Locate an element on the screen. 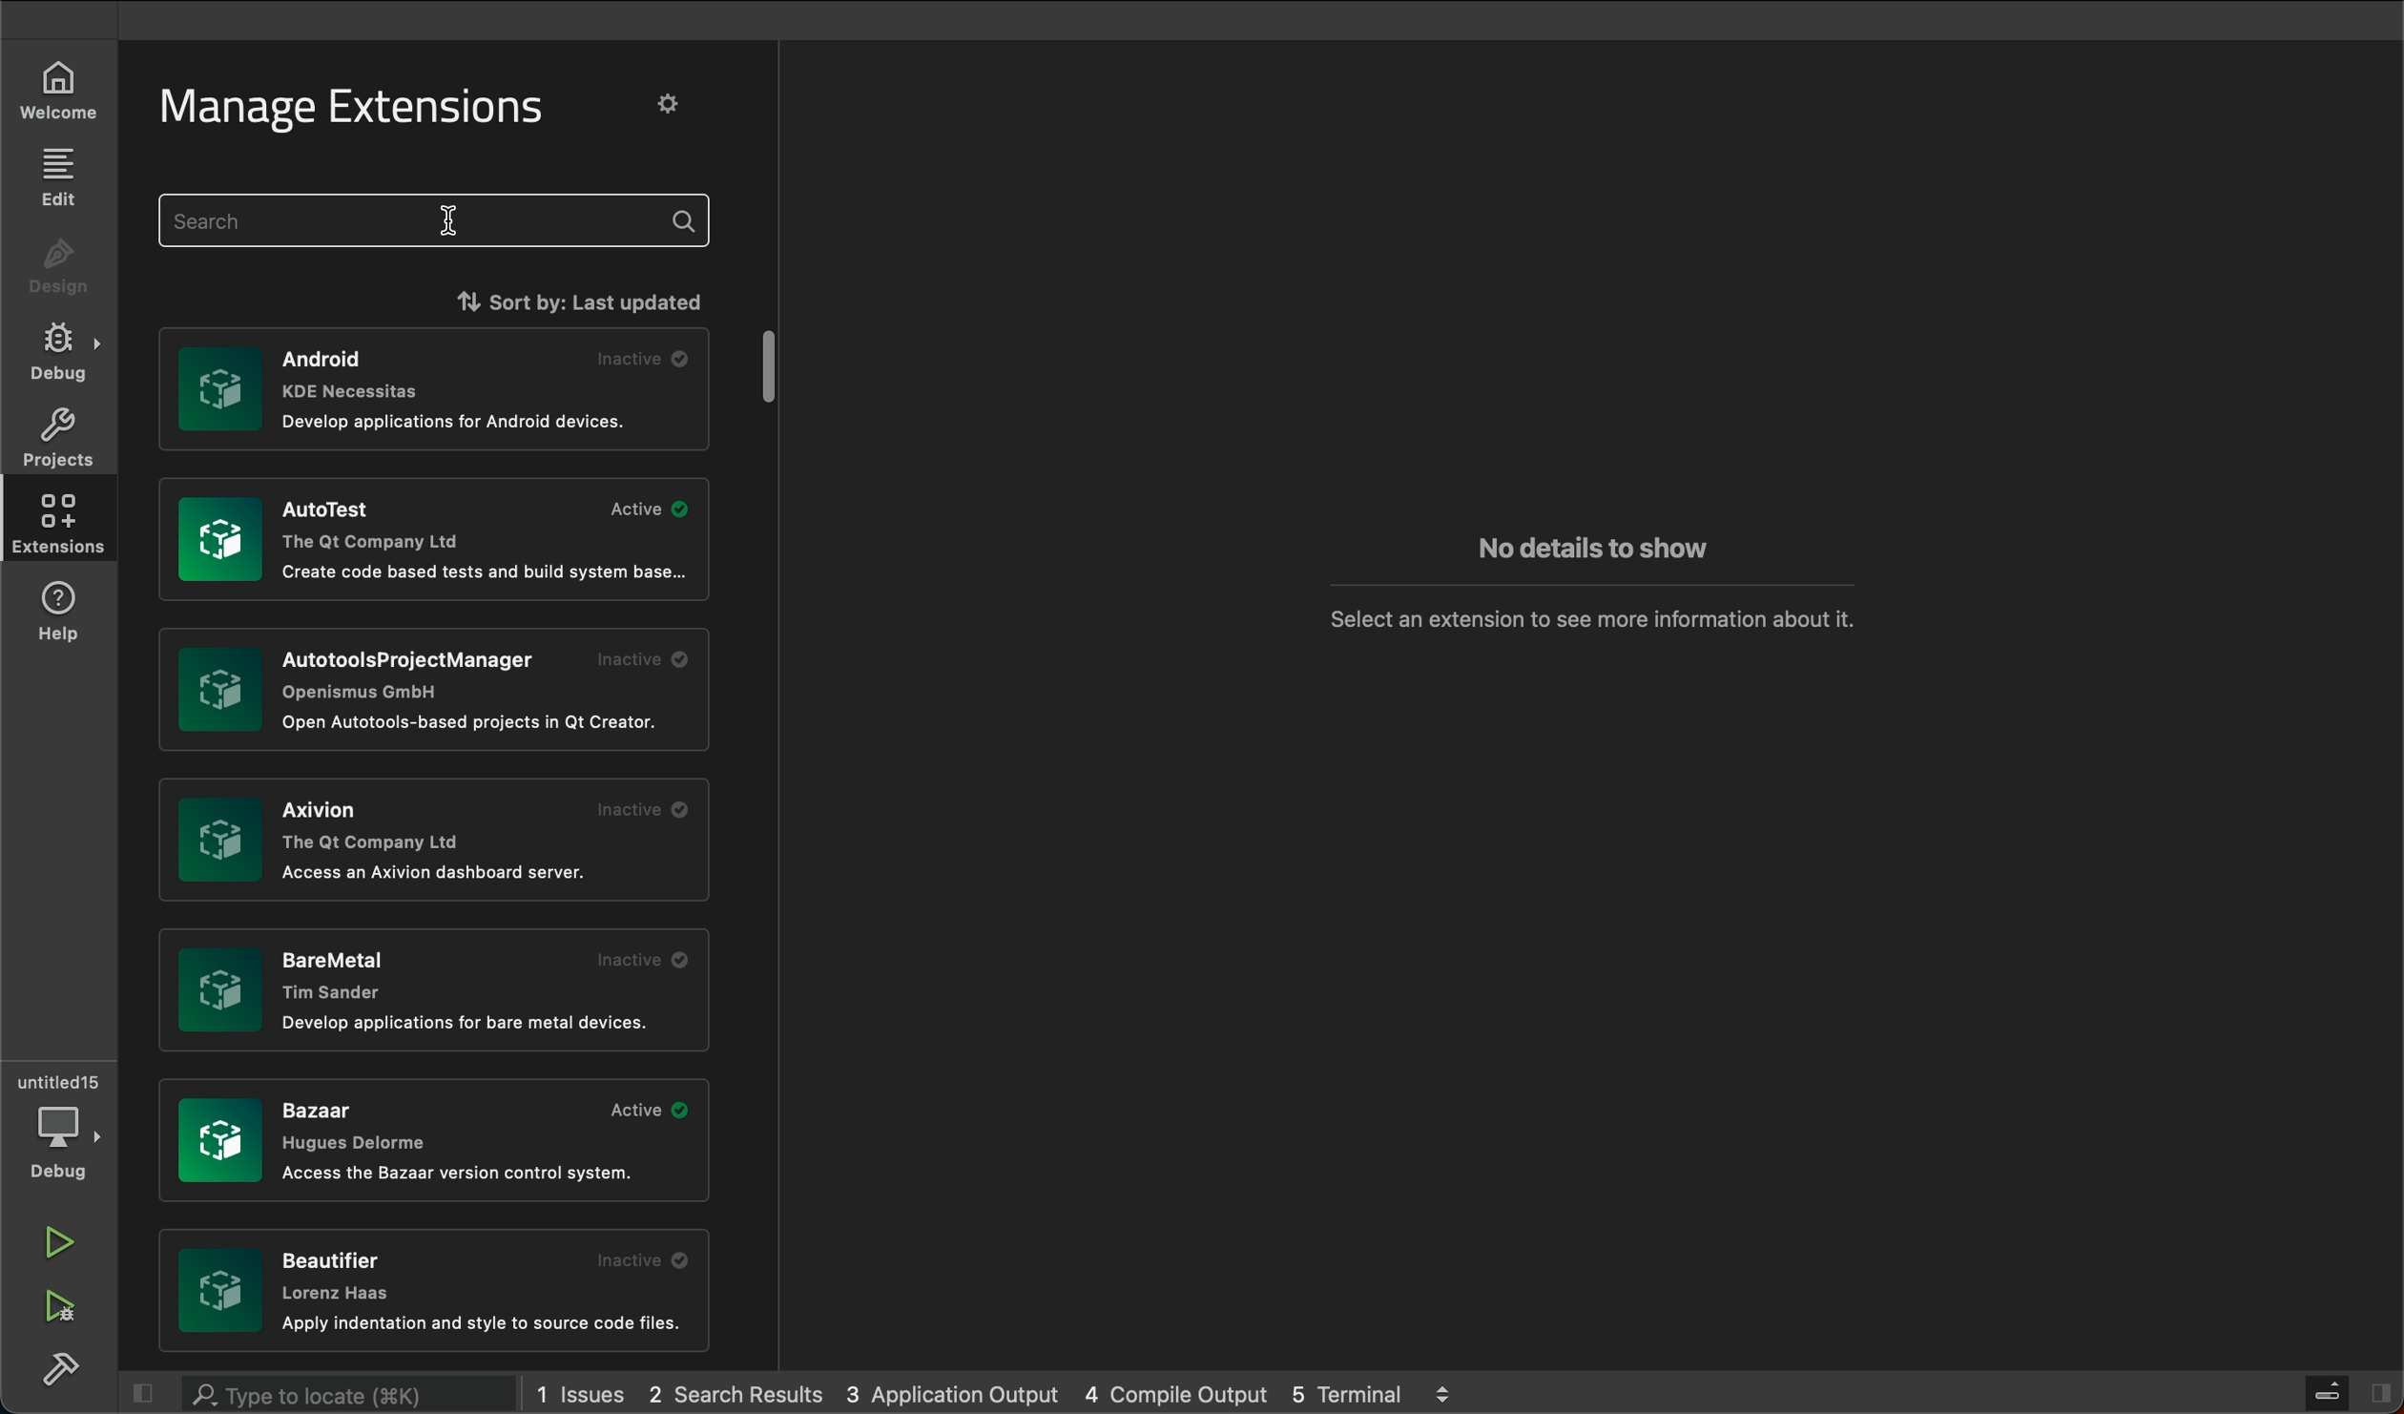 The image size is (2404, 1414). inactive is located at coordinates (647, 358).